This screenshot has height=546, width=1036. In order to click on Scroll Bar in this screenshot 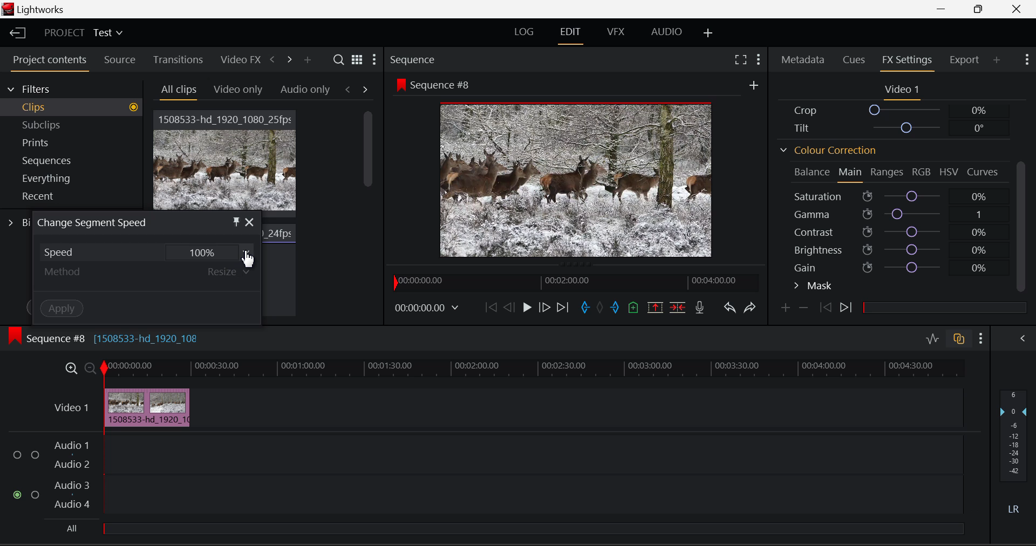, I will do `click(1020, 228)`.